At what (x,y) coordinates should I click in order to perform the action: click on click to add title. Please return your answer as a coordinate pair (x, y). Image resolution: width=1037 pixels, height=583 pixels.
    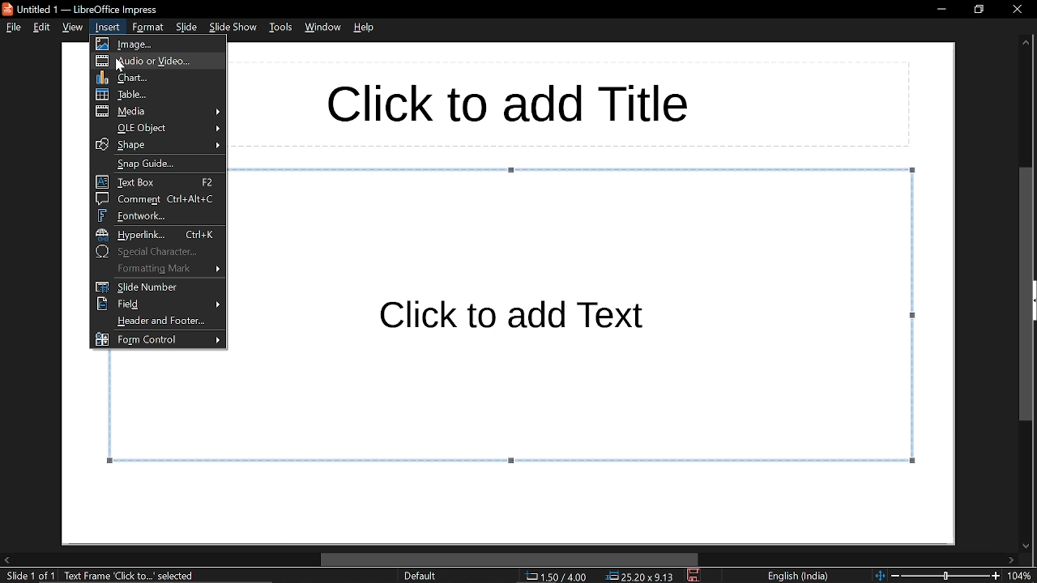
    Looking at the image, I should click on (505, 102).